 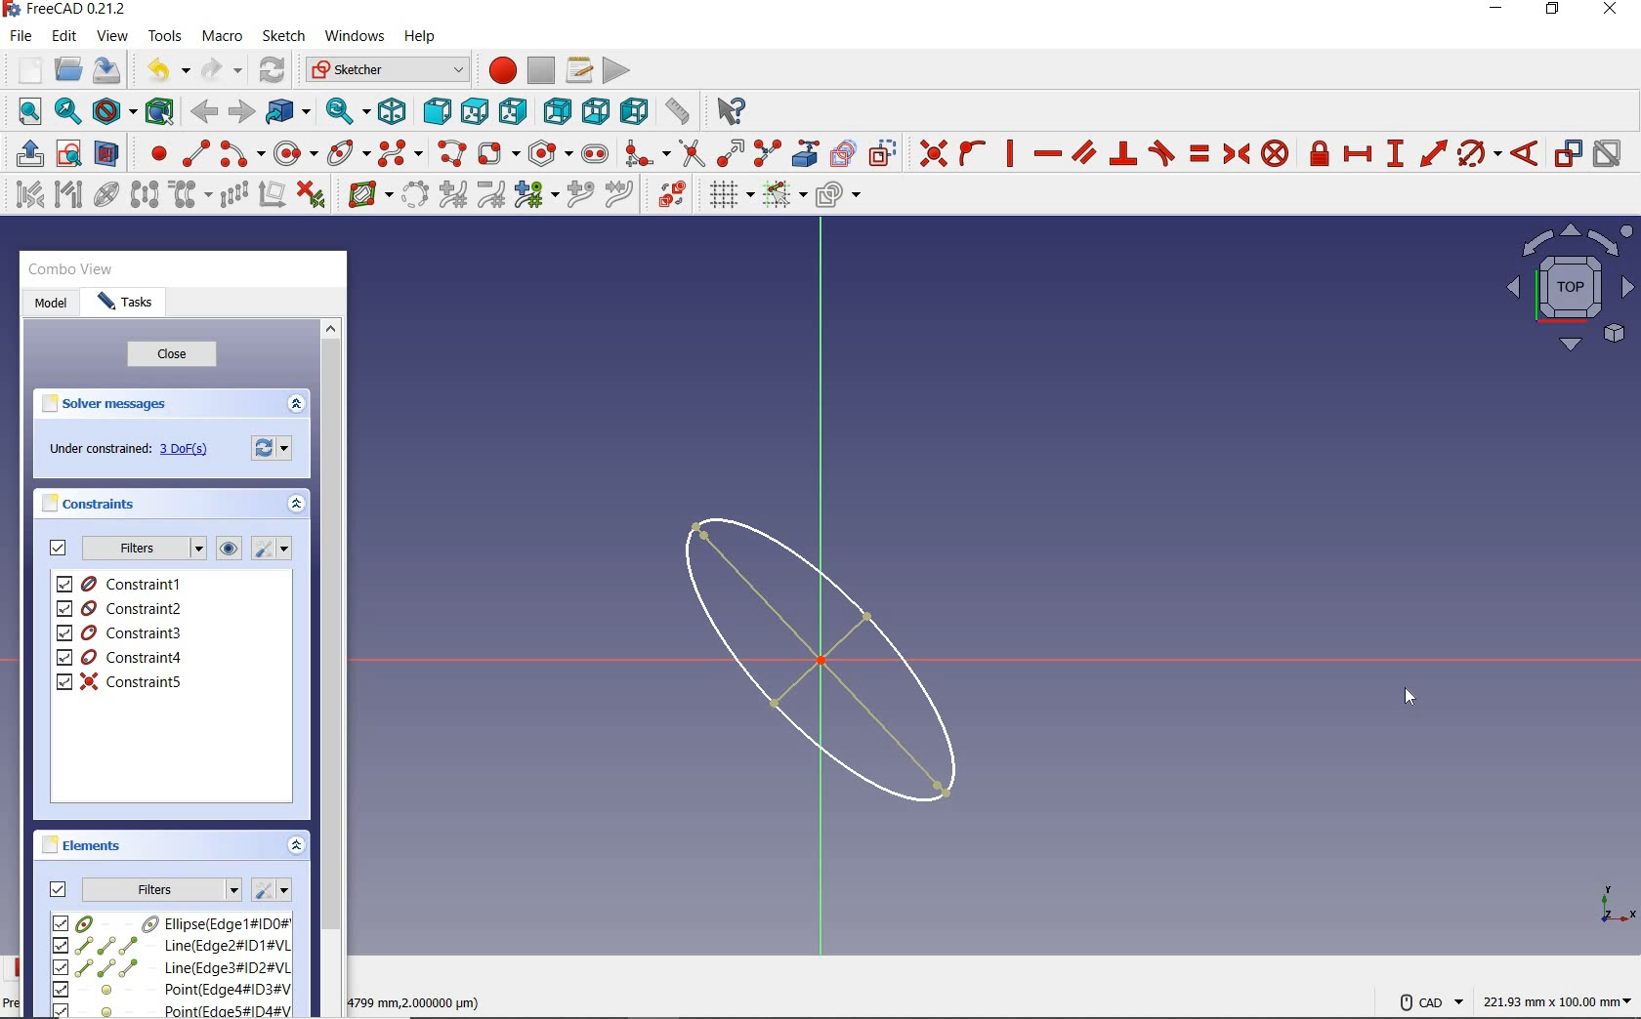 What do you see at coordinates (167, 35) in the screenshot?
I see `tools` at bounding box center [167, 35].